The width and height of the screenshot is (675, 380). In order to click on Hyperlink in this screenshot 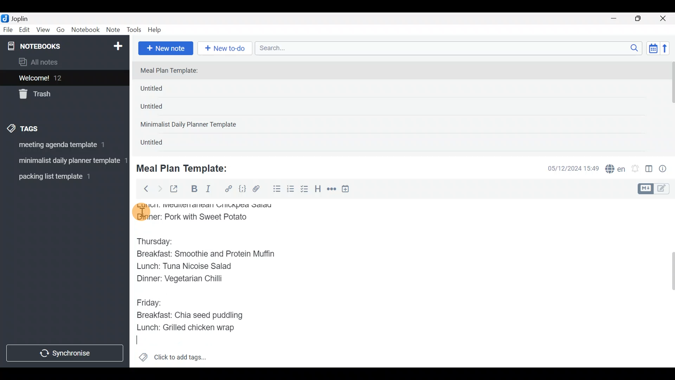, I will do `click(229, 189)`.